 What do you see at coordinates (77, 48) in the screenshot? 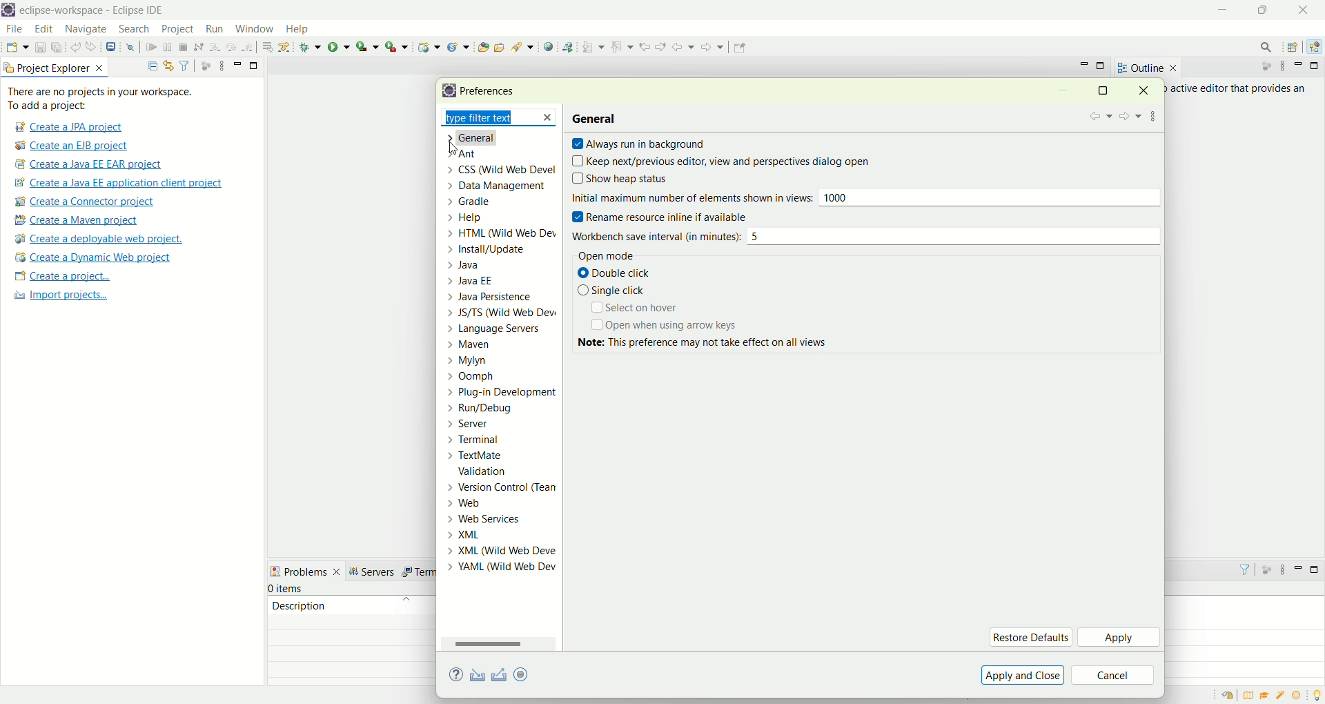
I see `undo` at bounding box center [77, 48].